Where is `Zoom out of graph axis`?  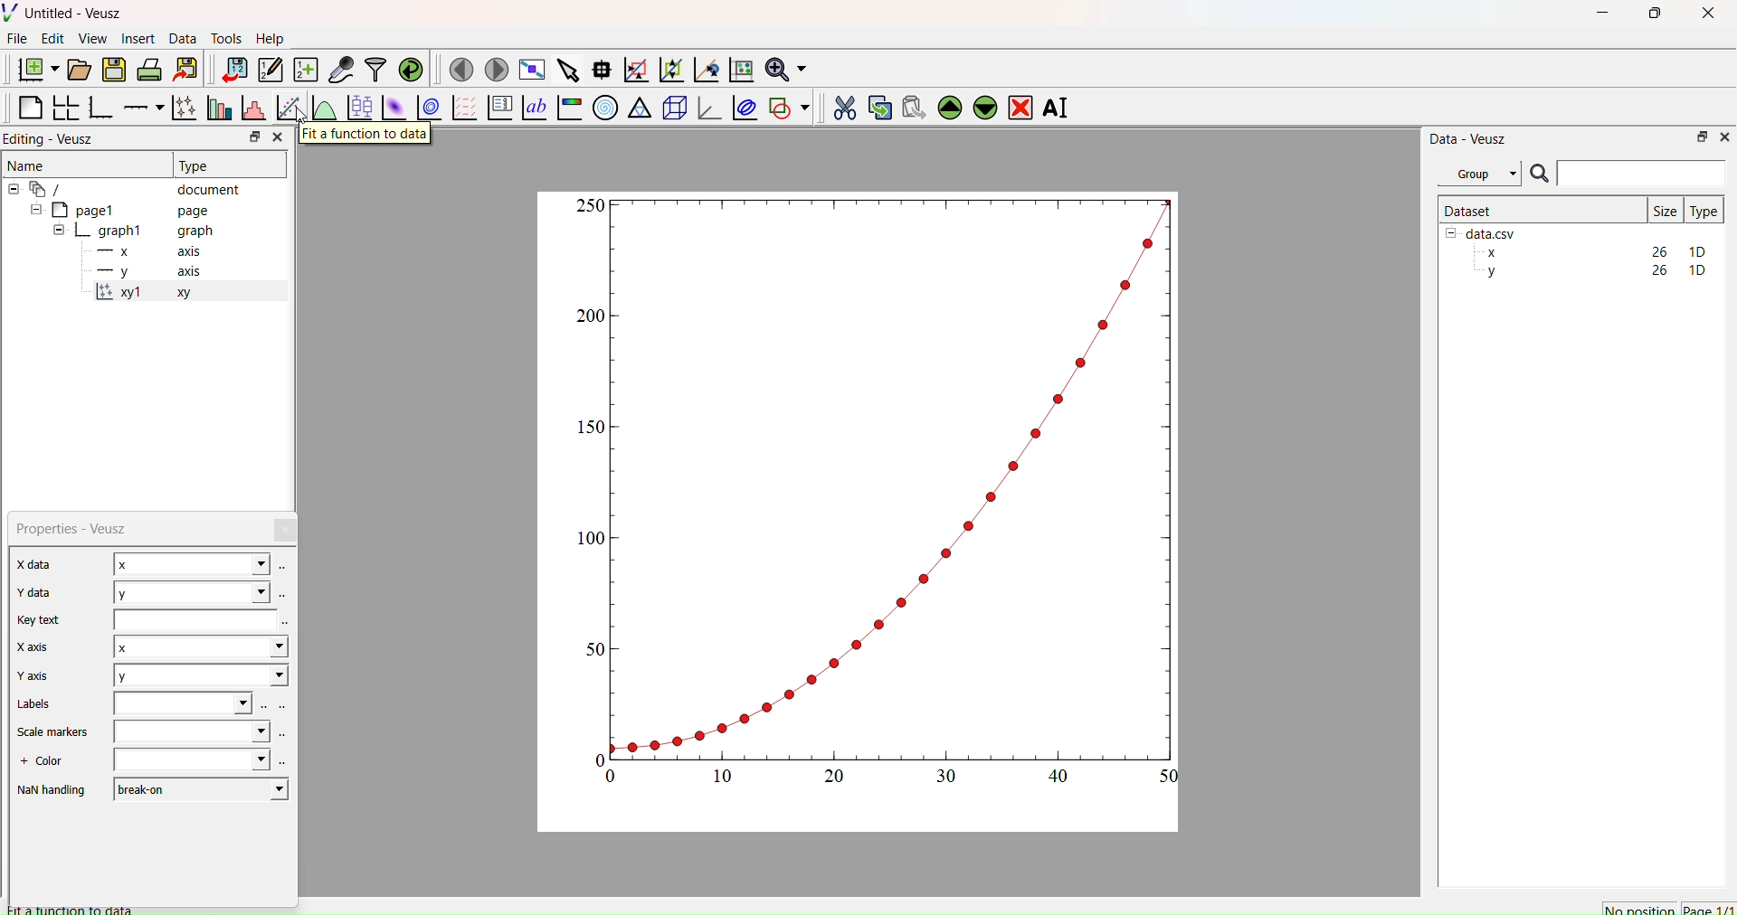 Zoom out of graph axis is located at coordinates (669, 68).